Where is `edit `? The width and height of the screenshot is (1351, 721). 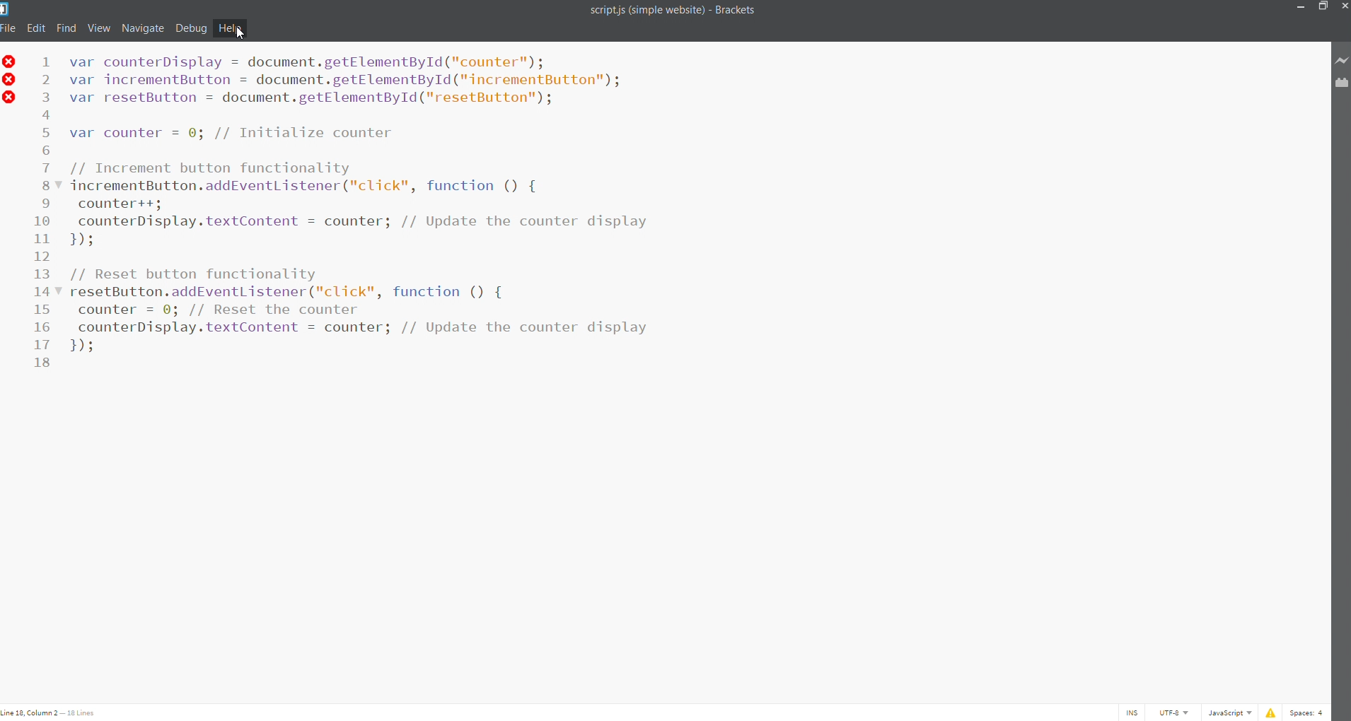
edit  is located at coordinates (36, 27).